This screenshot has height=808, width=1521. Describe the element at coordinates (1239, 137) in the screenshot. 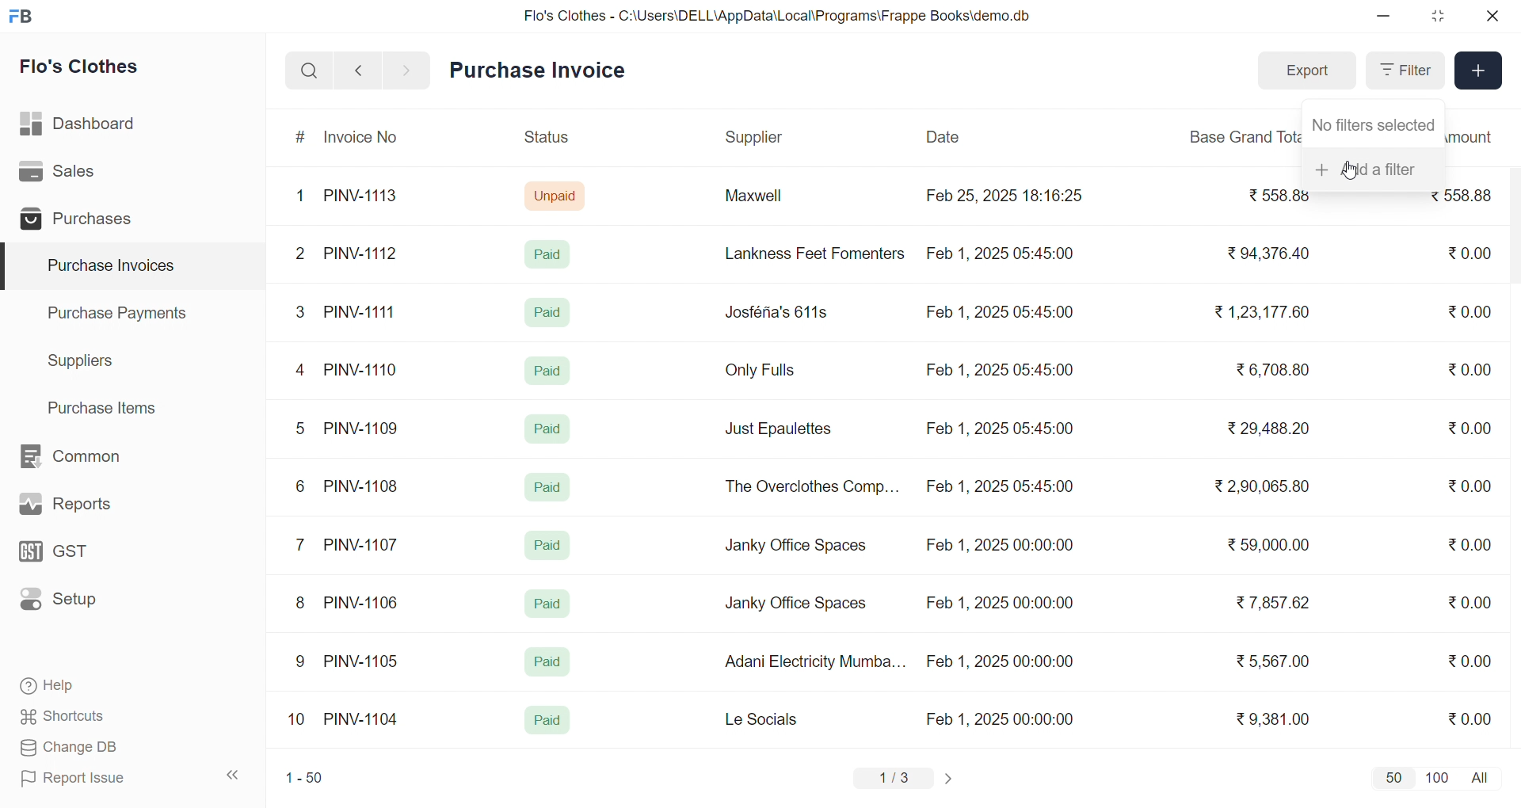

I see `Base Grand Total` at that location.